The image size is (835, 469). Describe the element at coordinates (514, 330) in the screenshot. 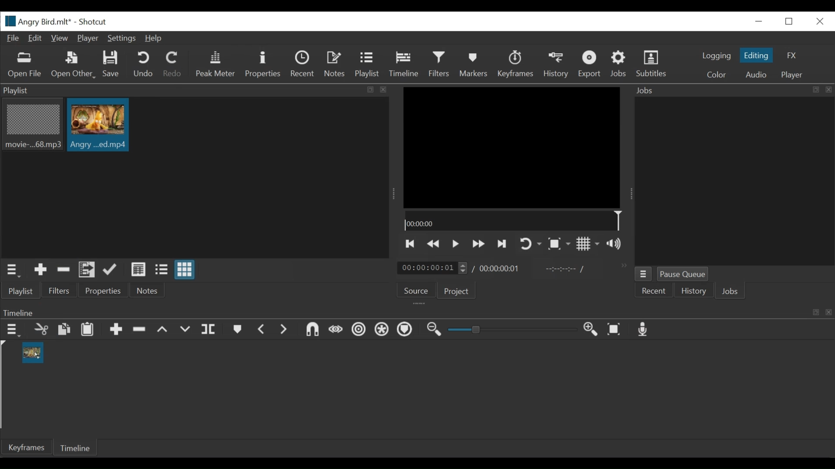

I see `Slider` at that location.